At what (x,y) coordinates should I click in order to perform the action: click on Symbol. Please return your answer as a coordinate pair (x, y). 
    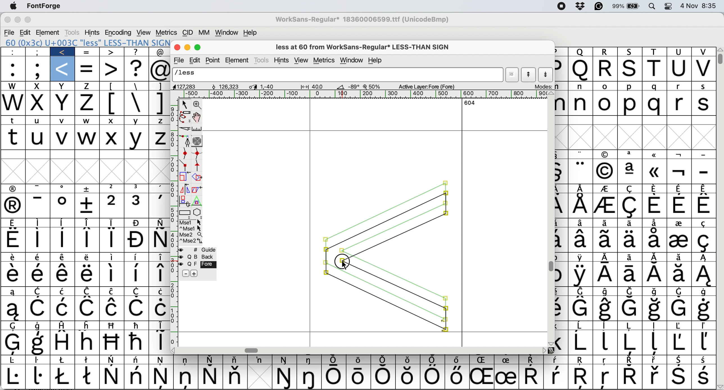
    Looking at the image, I should click on (14, 326).